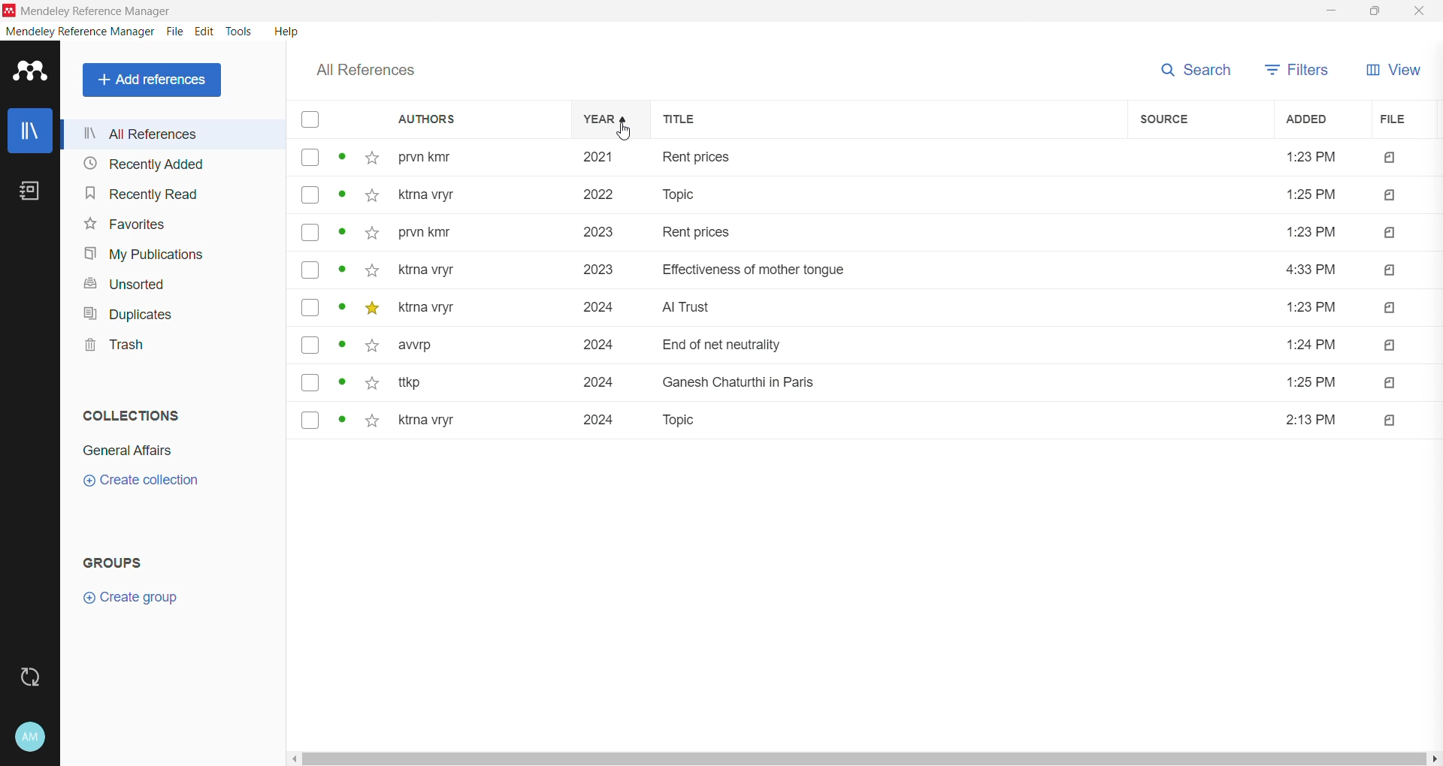 The height and width of the screenshot is (766, 1443). Describe the element at coordinates (752, 268) in the screenshot. I see `effectiveness of mother tongue` at that location.